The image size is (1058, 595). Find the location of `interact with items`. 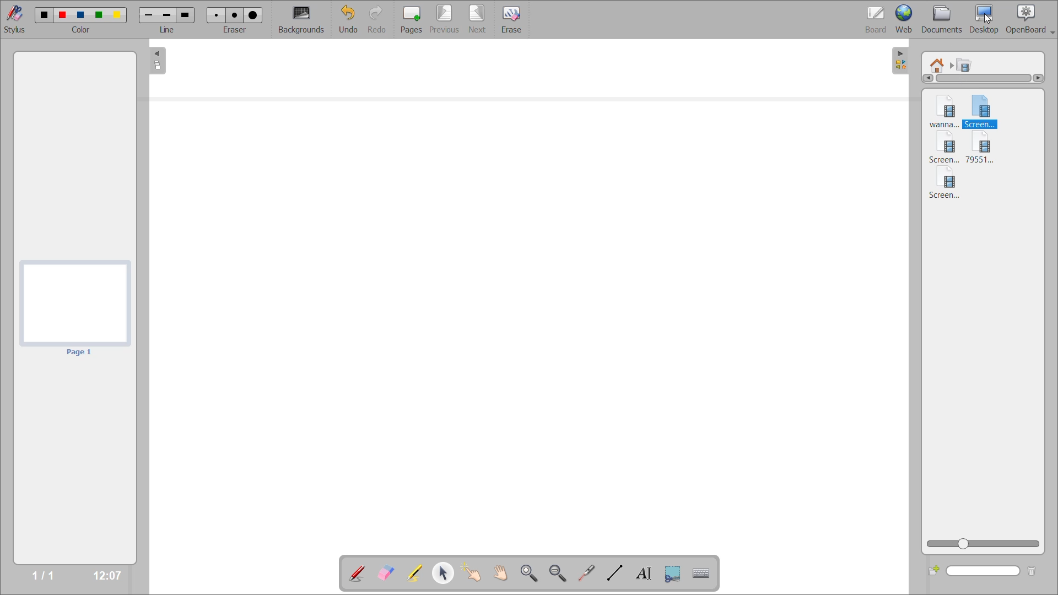

interact with items is located at coordinates (476, 575).